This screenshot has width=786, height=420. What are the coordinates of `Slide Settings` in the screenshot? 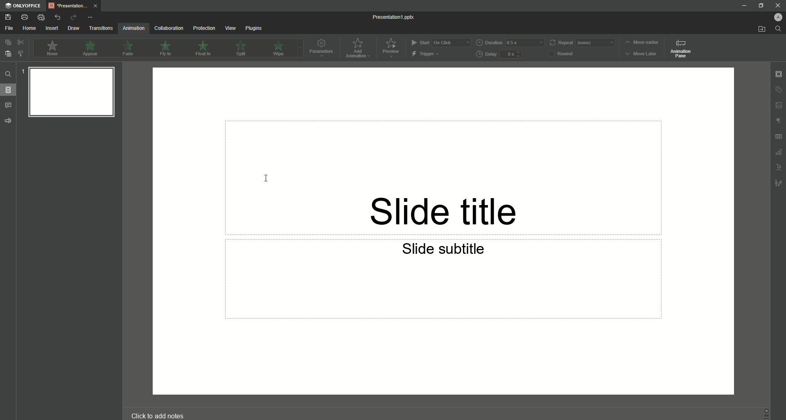 It's located at (779, 73).